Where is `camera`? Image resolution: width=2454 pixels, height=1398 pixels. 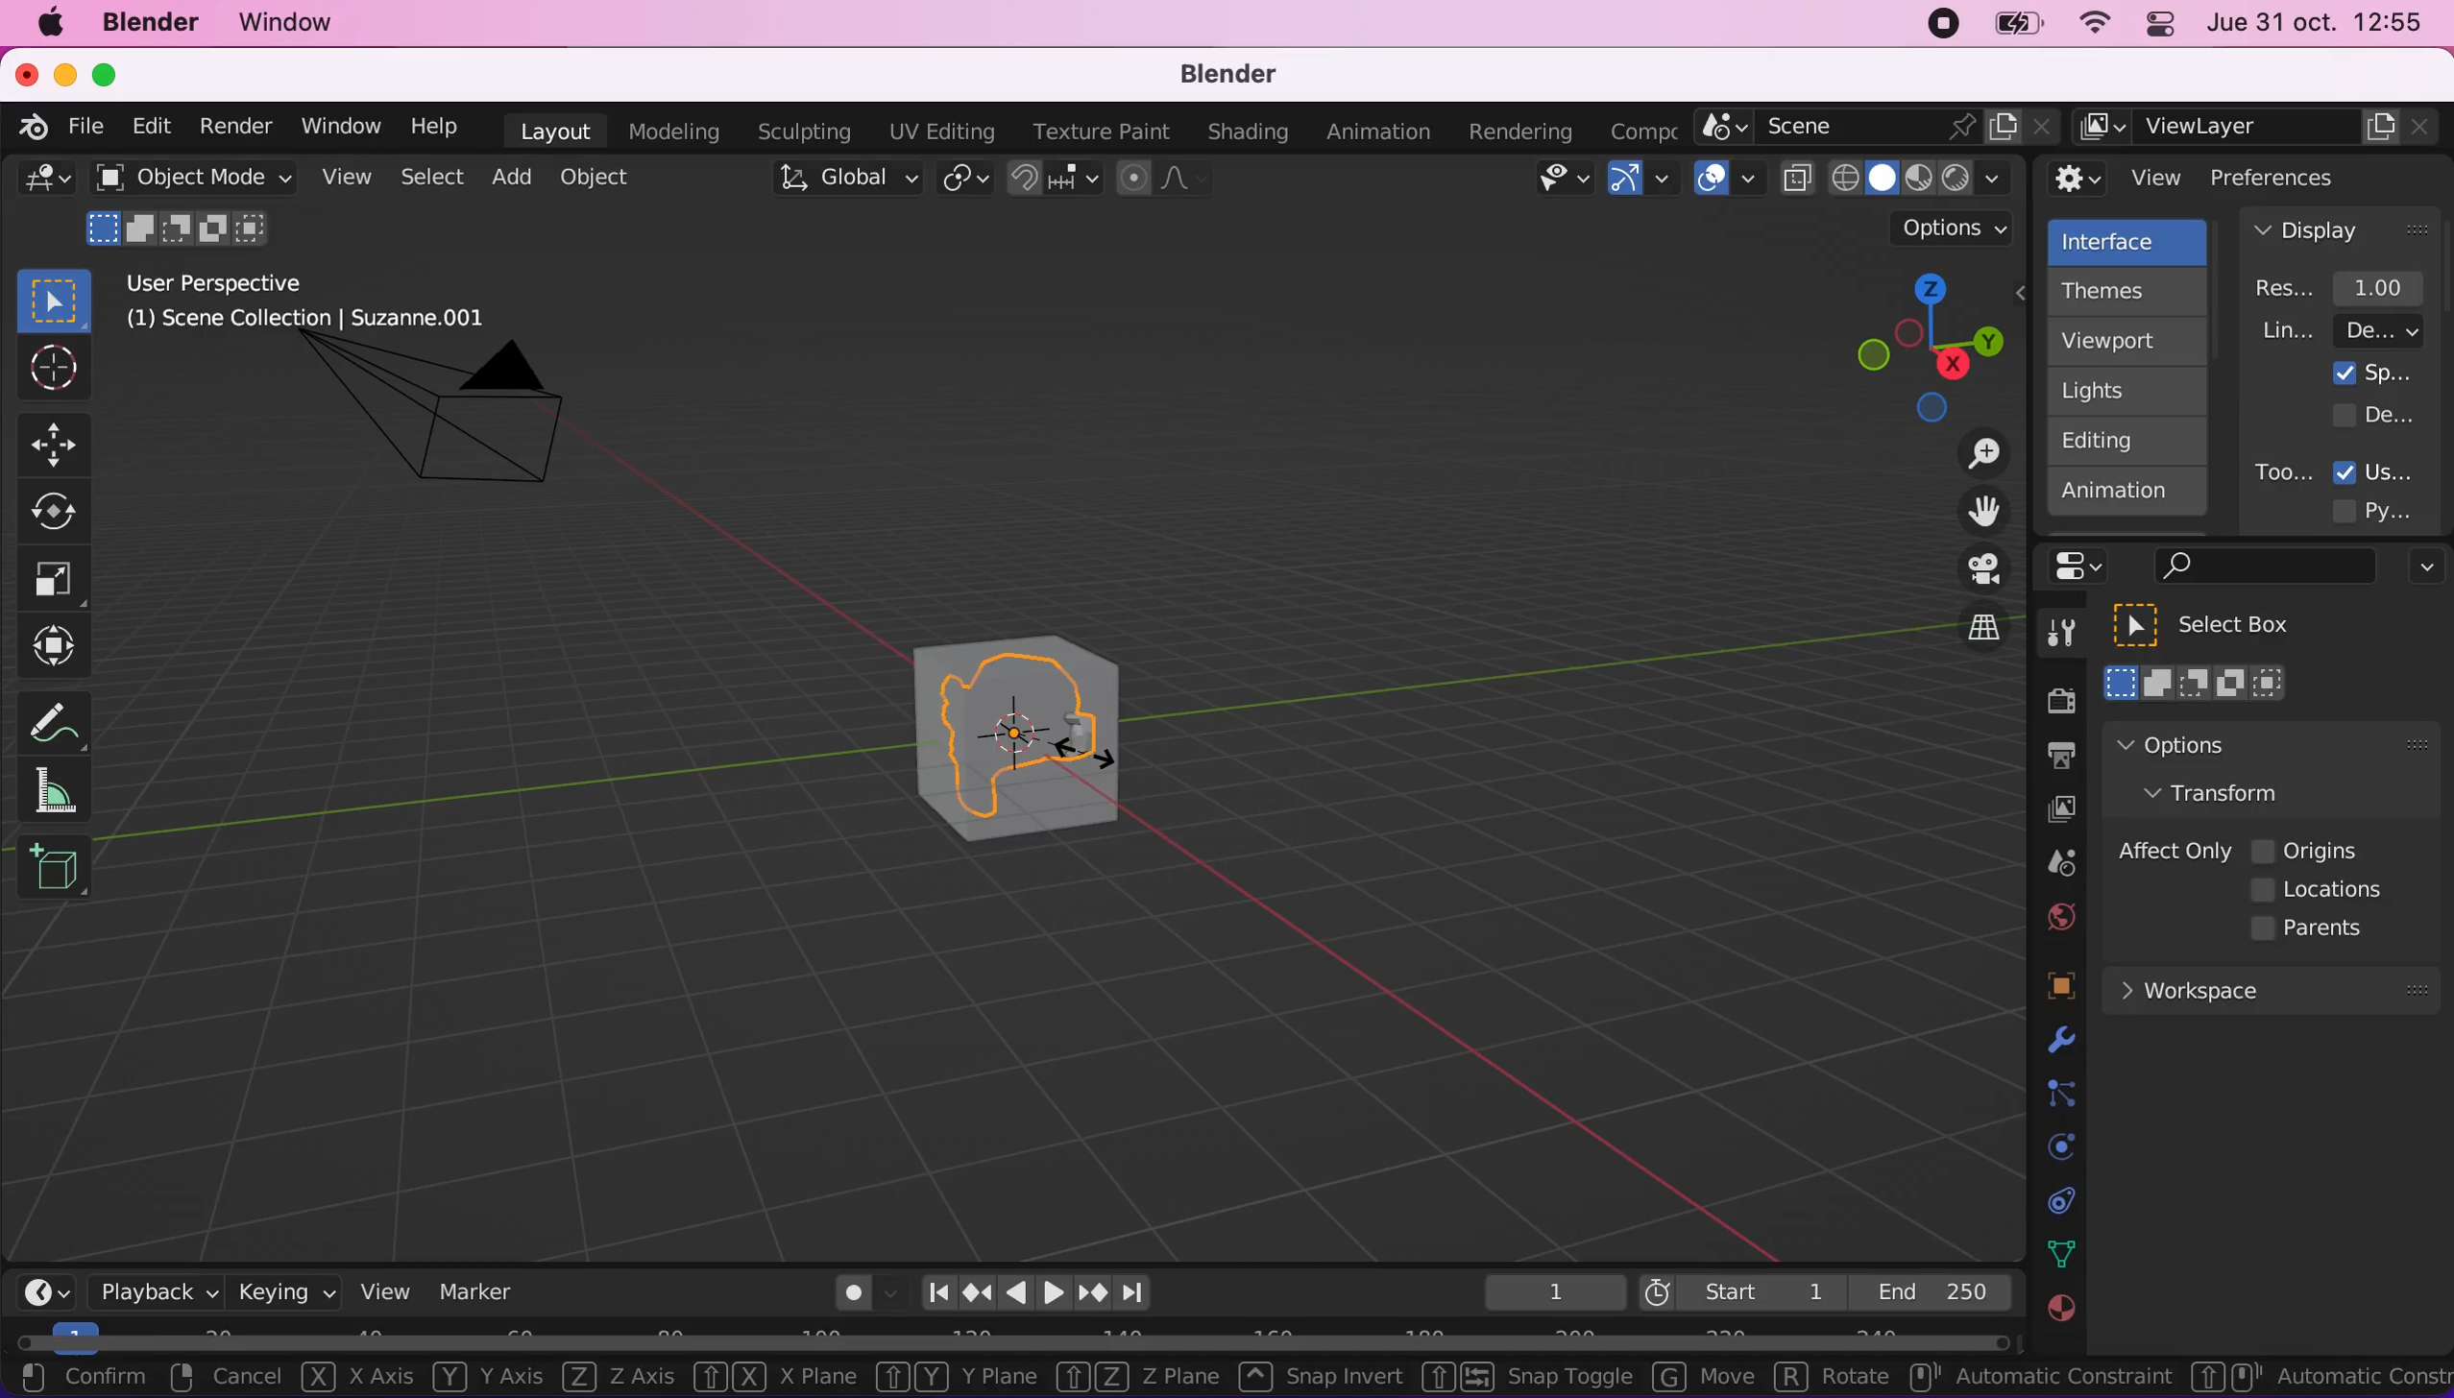
camera is located at coordinates (458, 429).